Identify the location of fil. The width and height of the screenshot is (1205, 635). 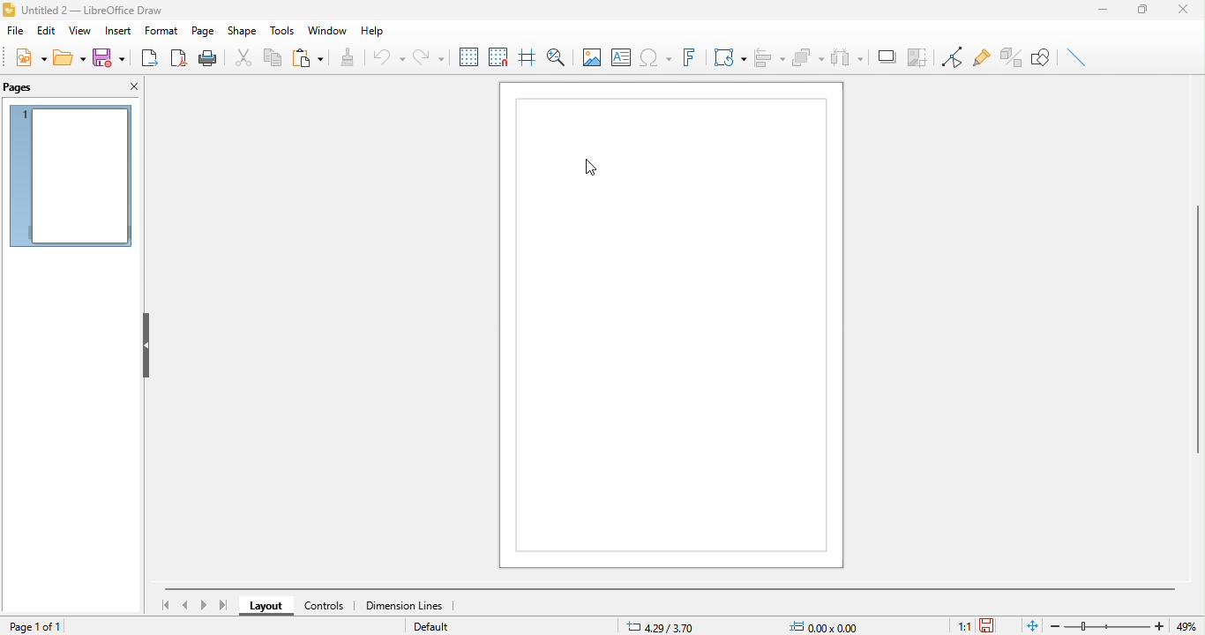
(12, 34).